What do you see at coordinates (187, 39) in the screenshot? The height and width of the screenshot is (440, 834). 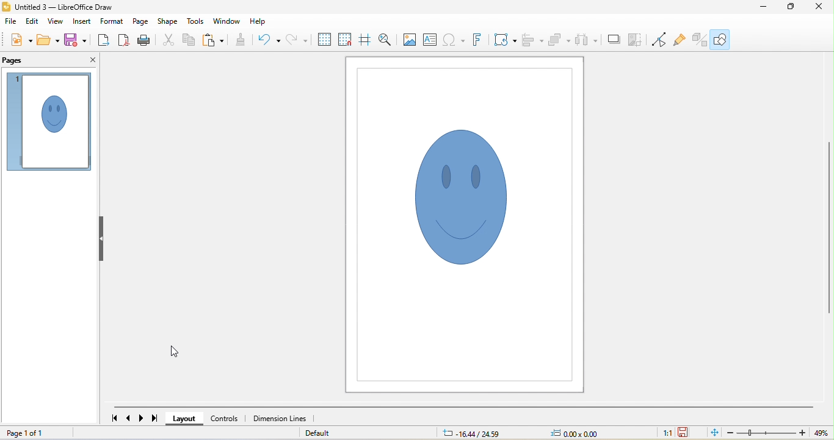 I see `copy` at bounding box center [187, 39].